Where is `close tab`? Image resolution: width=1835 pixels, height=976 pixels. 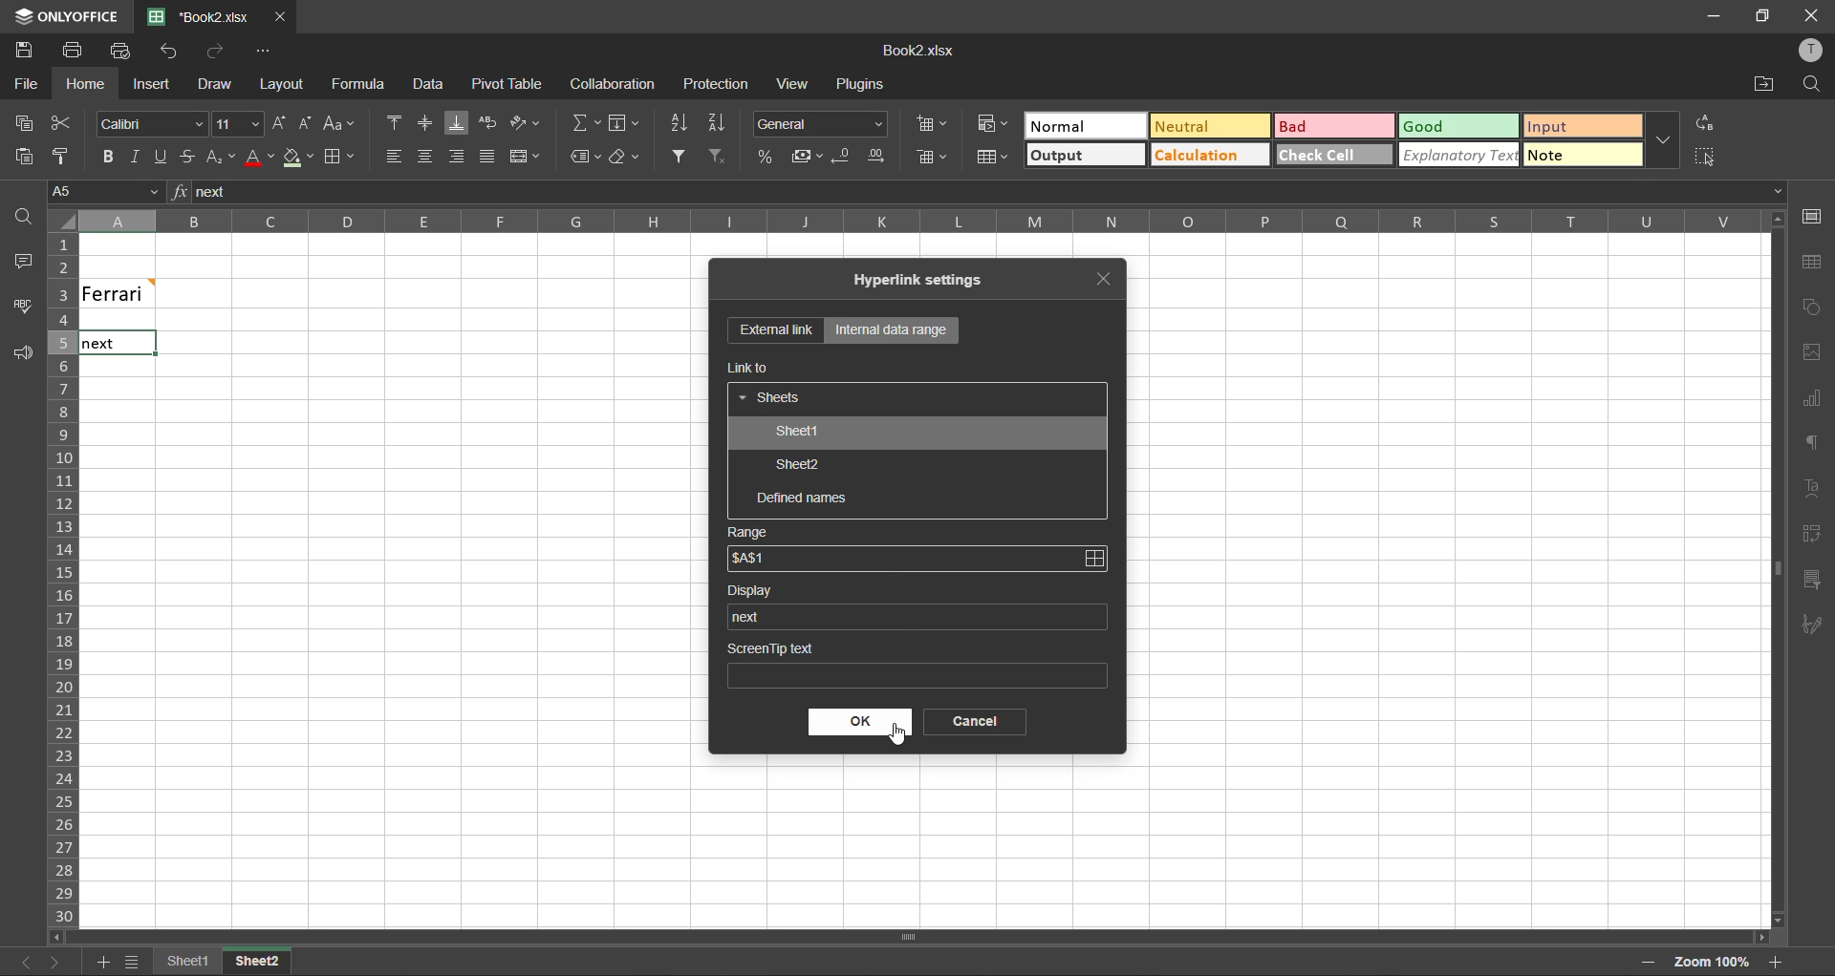 close tab is located at coordinates (1112, 276).